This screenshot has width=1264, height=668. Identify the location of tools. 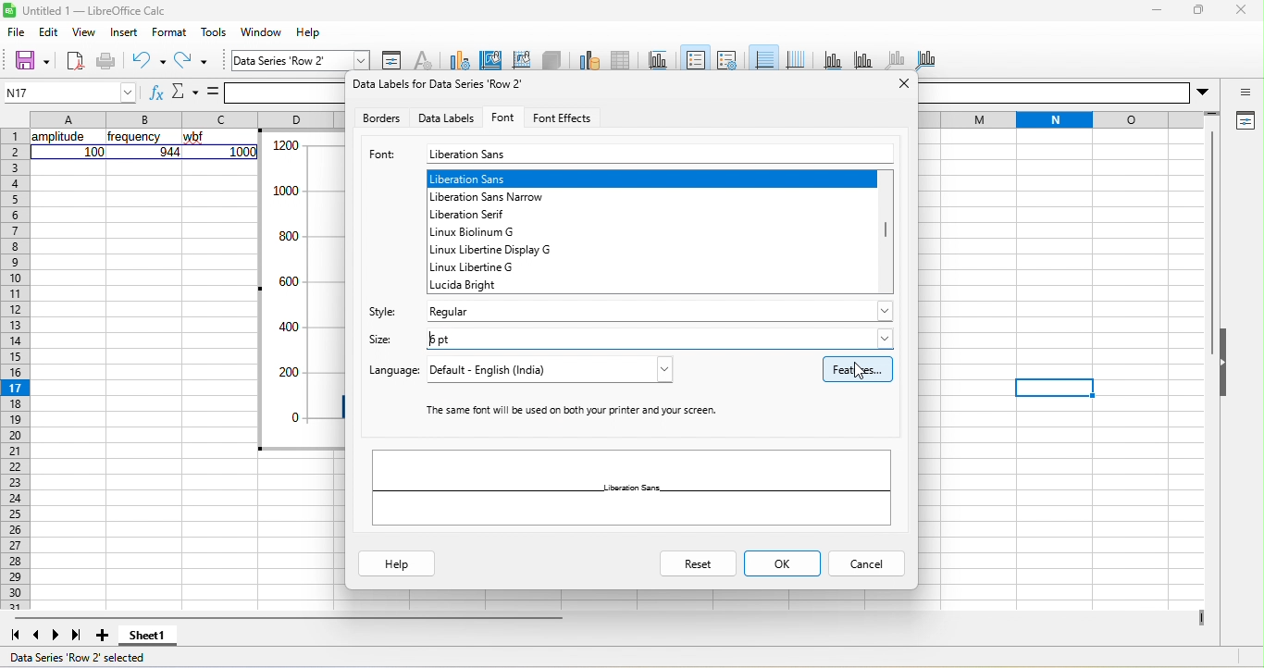
(213, 32).